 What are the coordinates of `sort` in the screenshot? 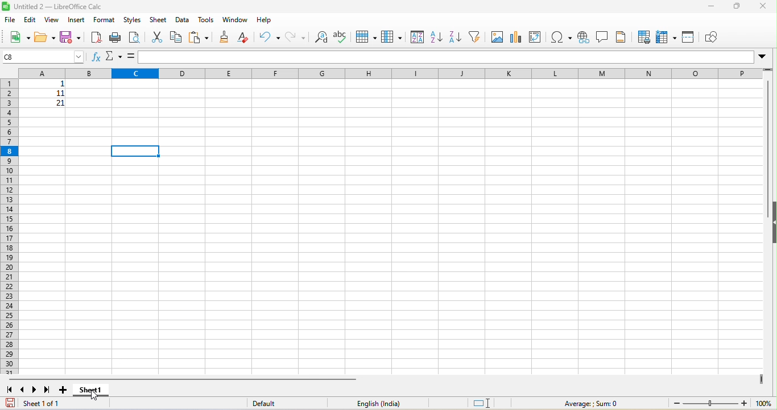 It's located at (417, 36).